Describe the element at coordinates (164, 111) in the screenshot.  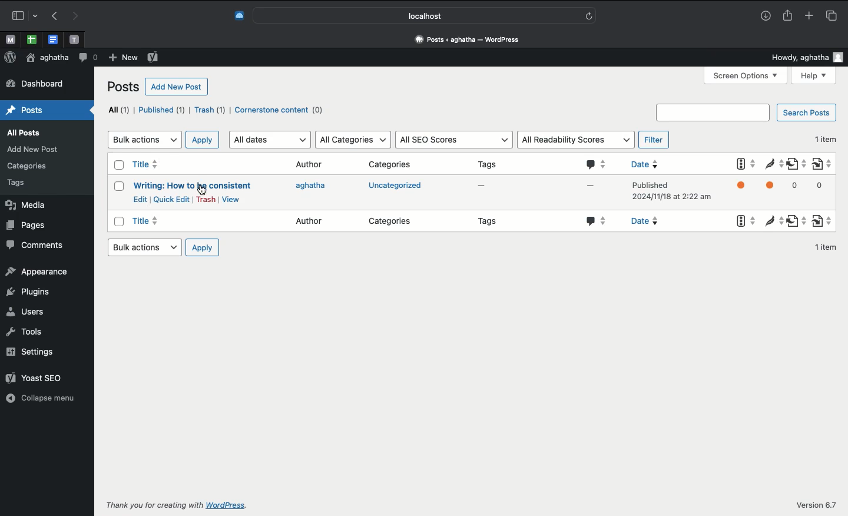
I see `Published (1)` at that location.